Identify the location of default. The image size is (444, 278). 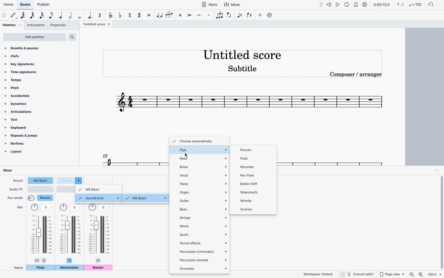
(14, 16).